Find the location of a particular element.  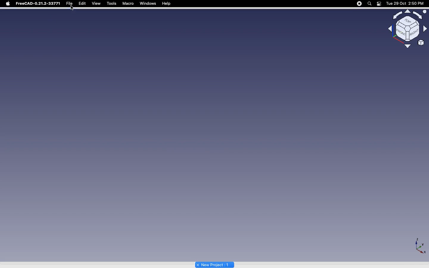

Edit is located at coordinates (84, 3).